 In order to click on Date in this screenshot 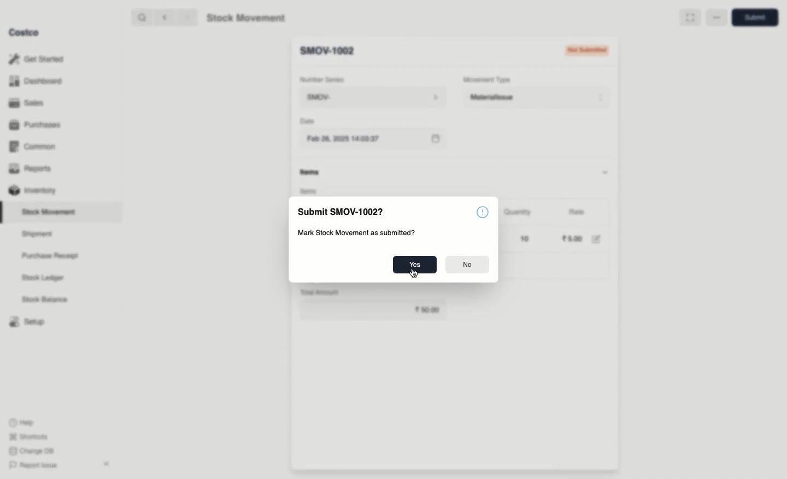, I will do `click(307, 121)`.